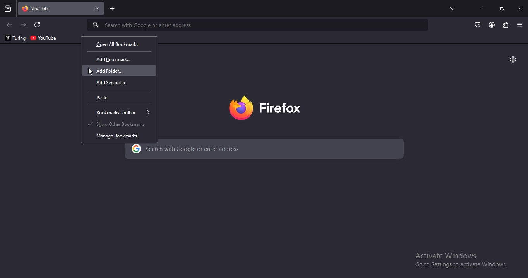 The width and height of the screenshot is (528, 278). What do you see at coordinates (491, 25) in the screenshot?
I see `account profile` at bounding box center [491, 25].